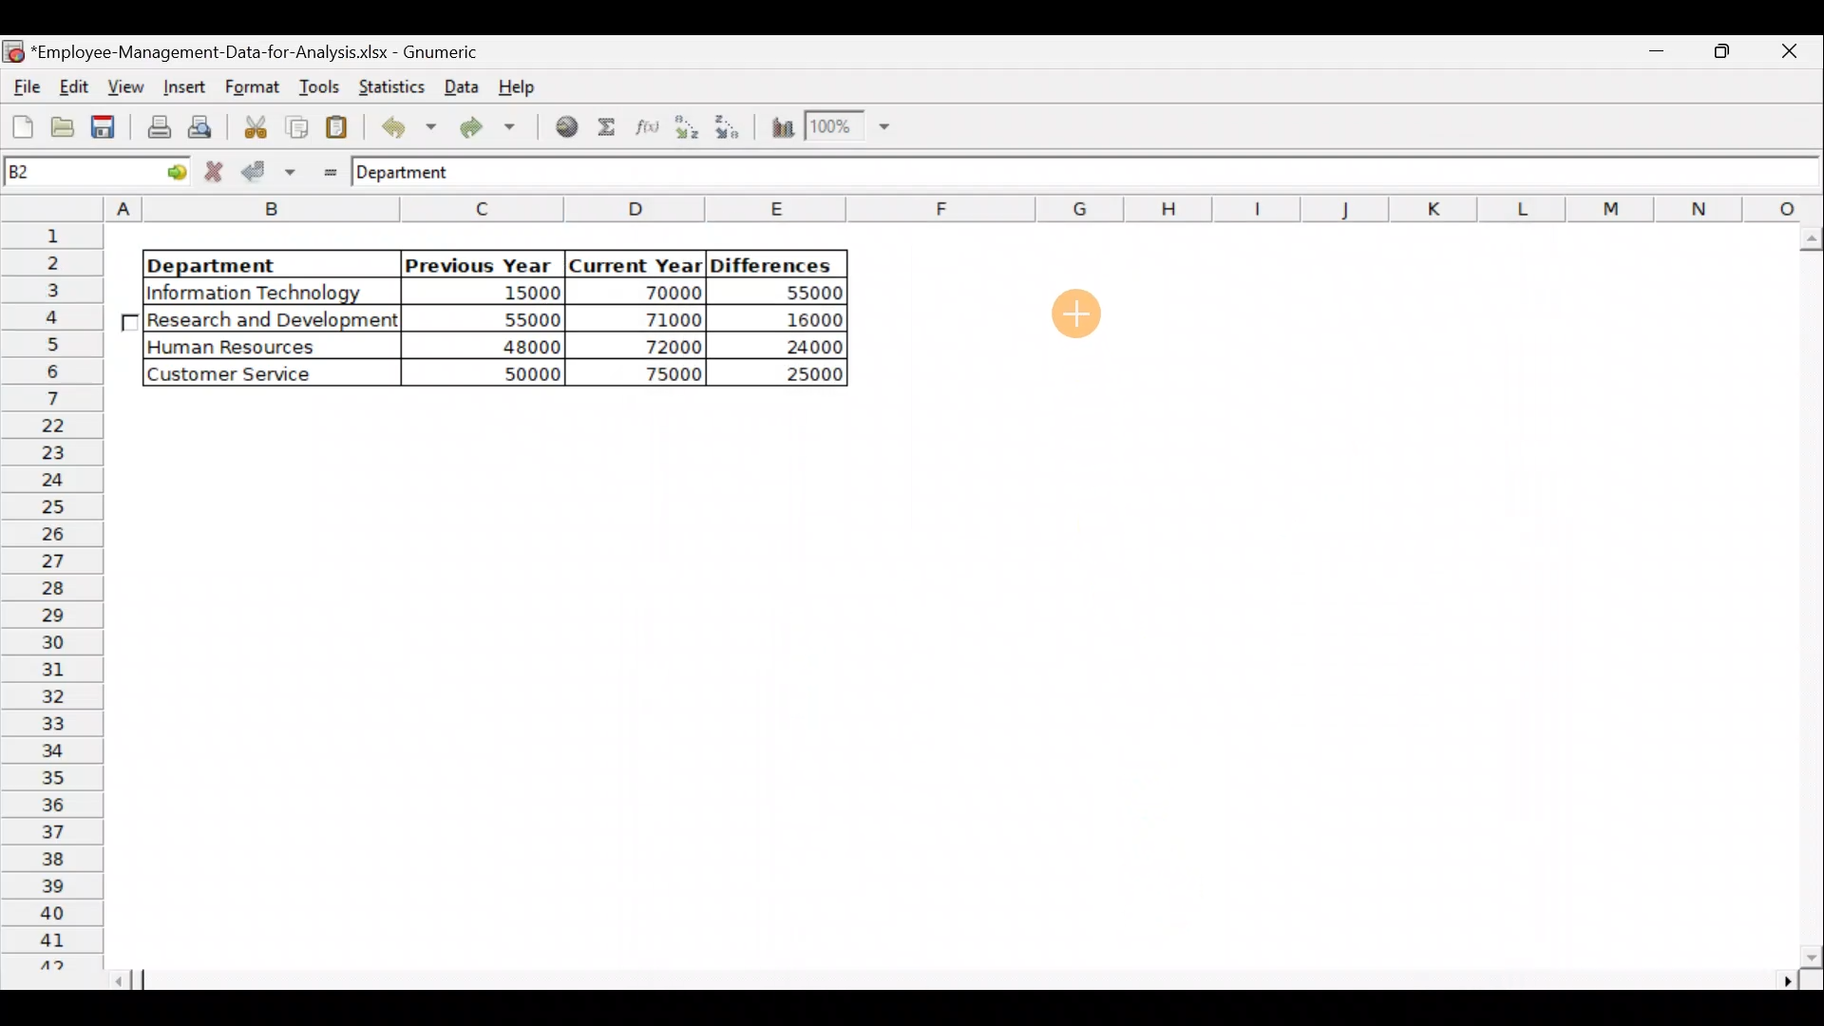  Describe the element at coordinates (274, 322) in the screenshot. I see `Research and Development` at that location.